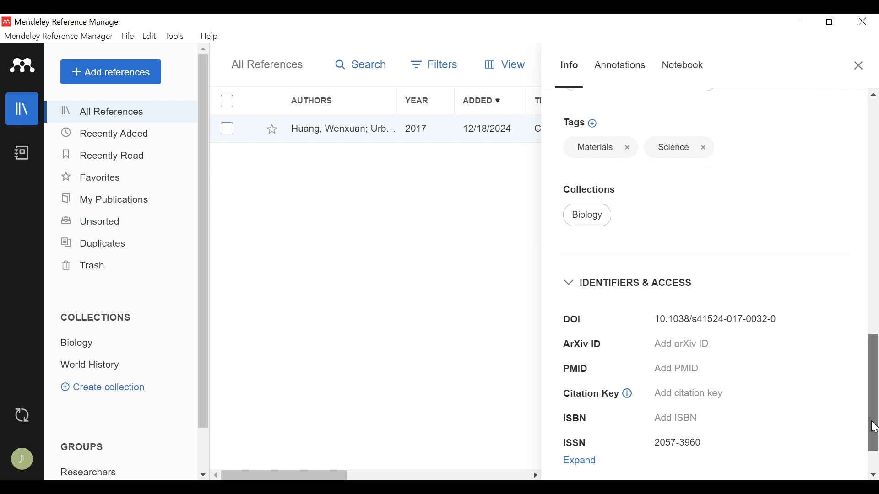  Describe the element at coordinates (589, 393) in the screenshot. I see `Citation Key` at that location.